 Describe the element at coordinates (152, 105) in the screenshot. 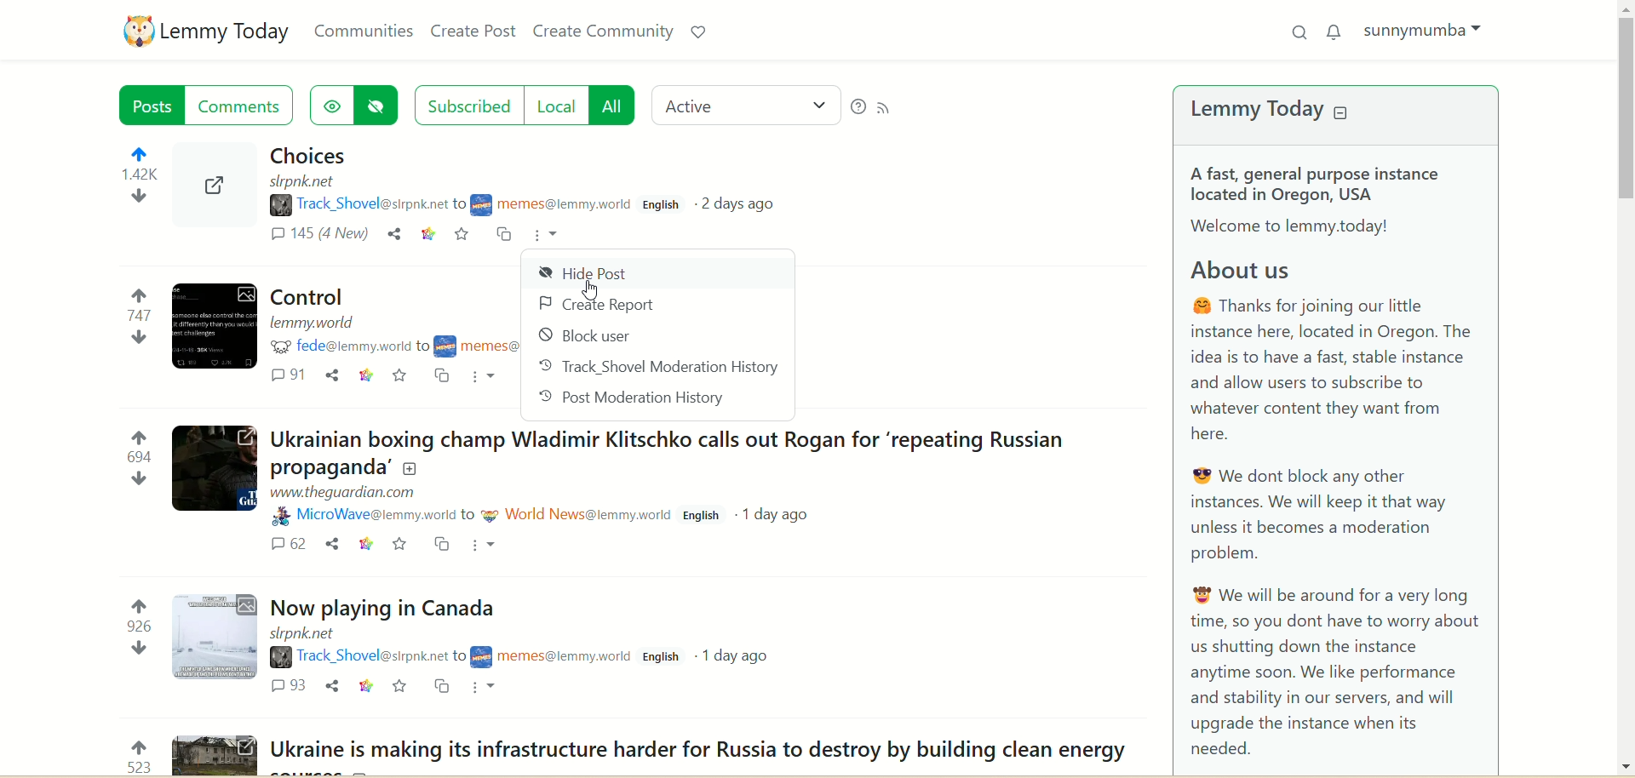

I see `posts` at that location.